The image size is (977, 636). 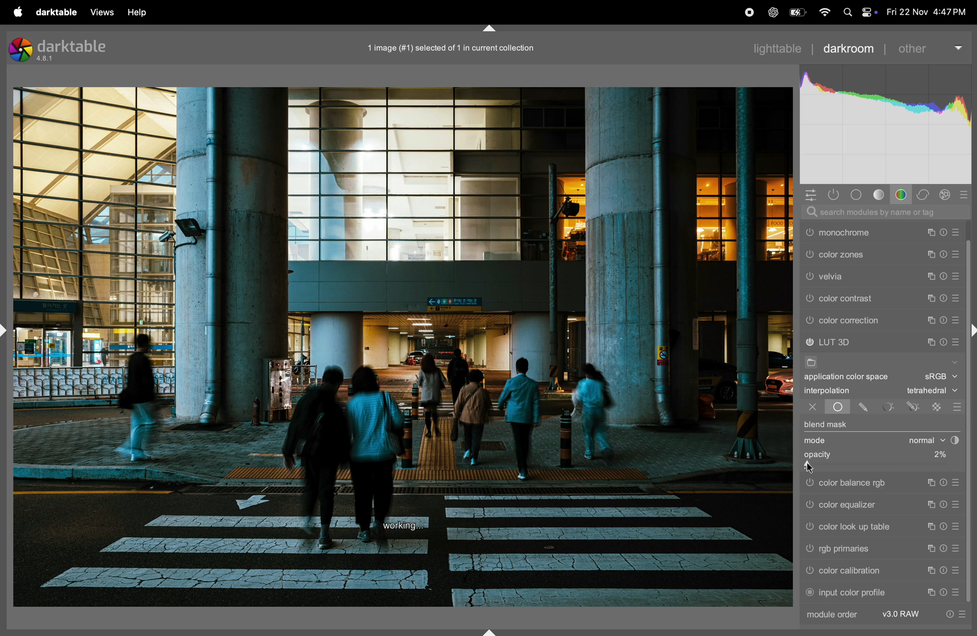 What do you see at coordinates (881, 467) in the screenshot?
I see `slider` at bounding box center [881, 467].